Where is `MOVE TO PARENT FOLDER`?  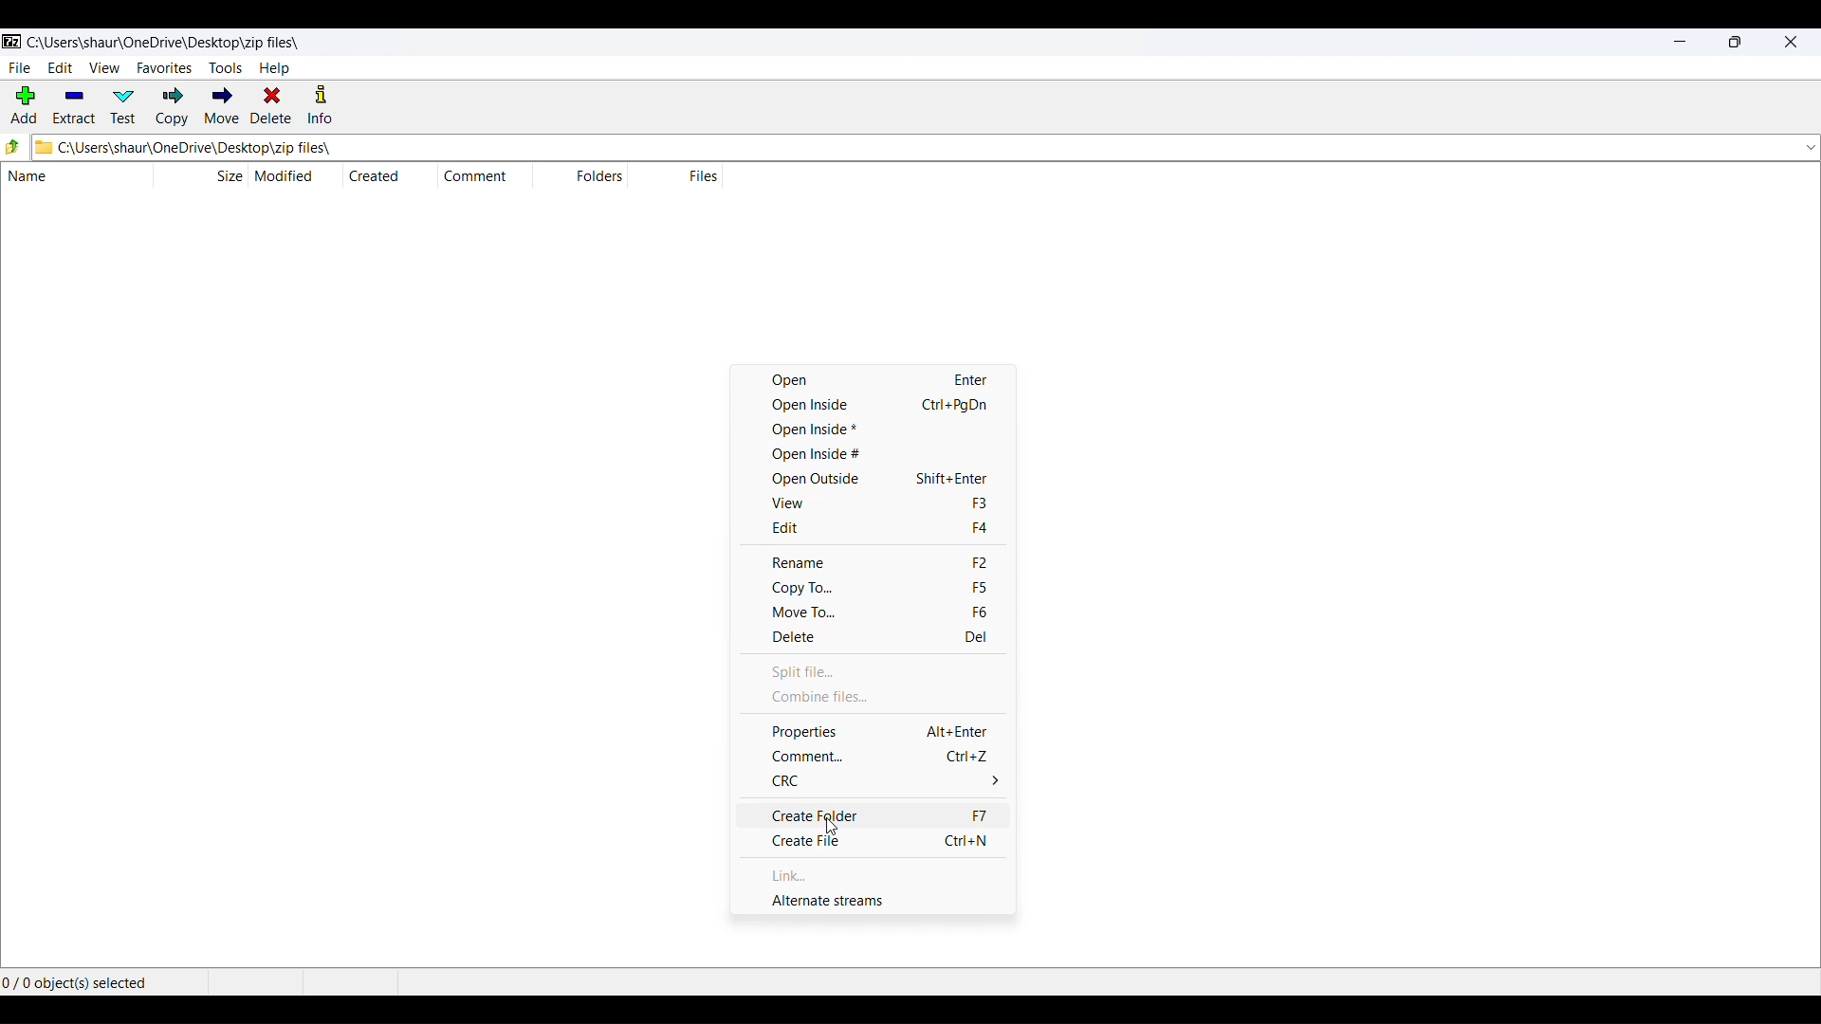 MOVE TO PARENT FOLDER is located at coordinates (14, 148).